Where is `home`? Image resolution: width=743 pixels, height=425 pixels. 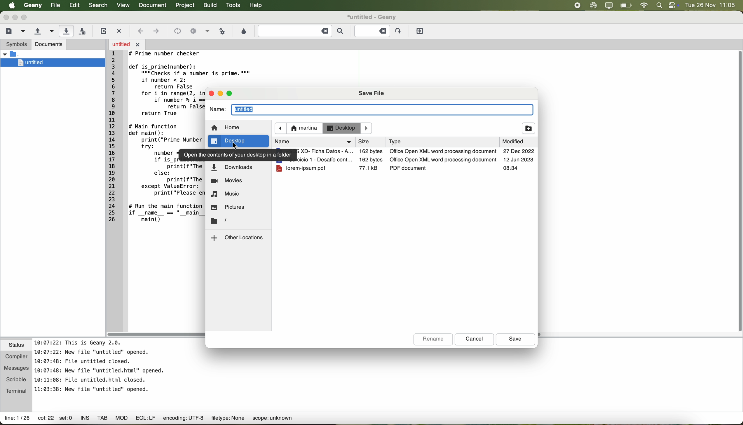
home is located at coordinates (226, 128).